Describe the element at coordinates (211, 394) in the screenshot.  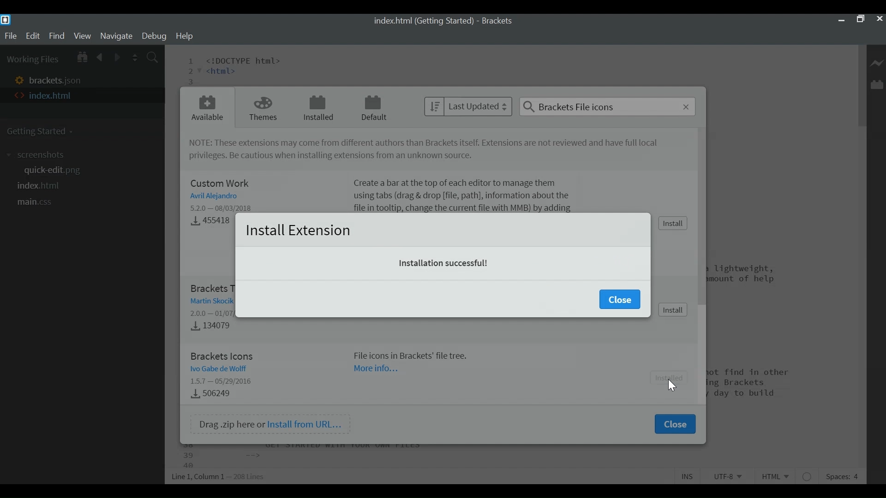
I see `Downloads` at that location.